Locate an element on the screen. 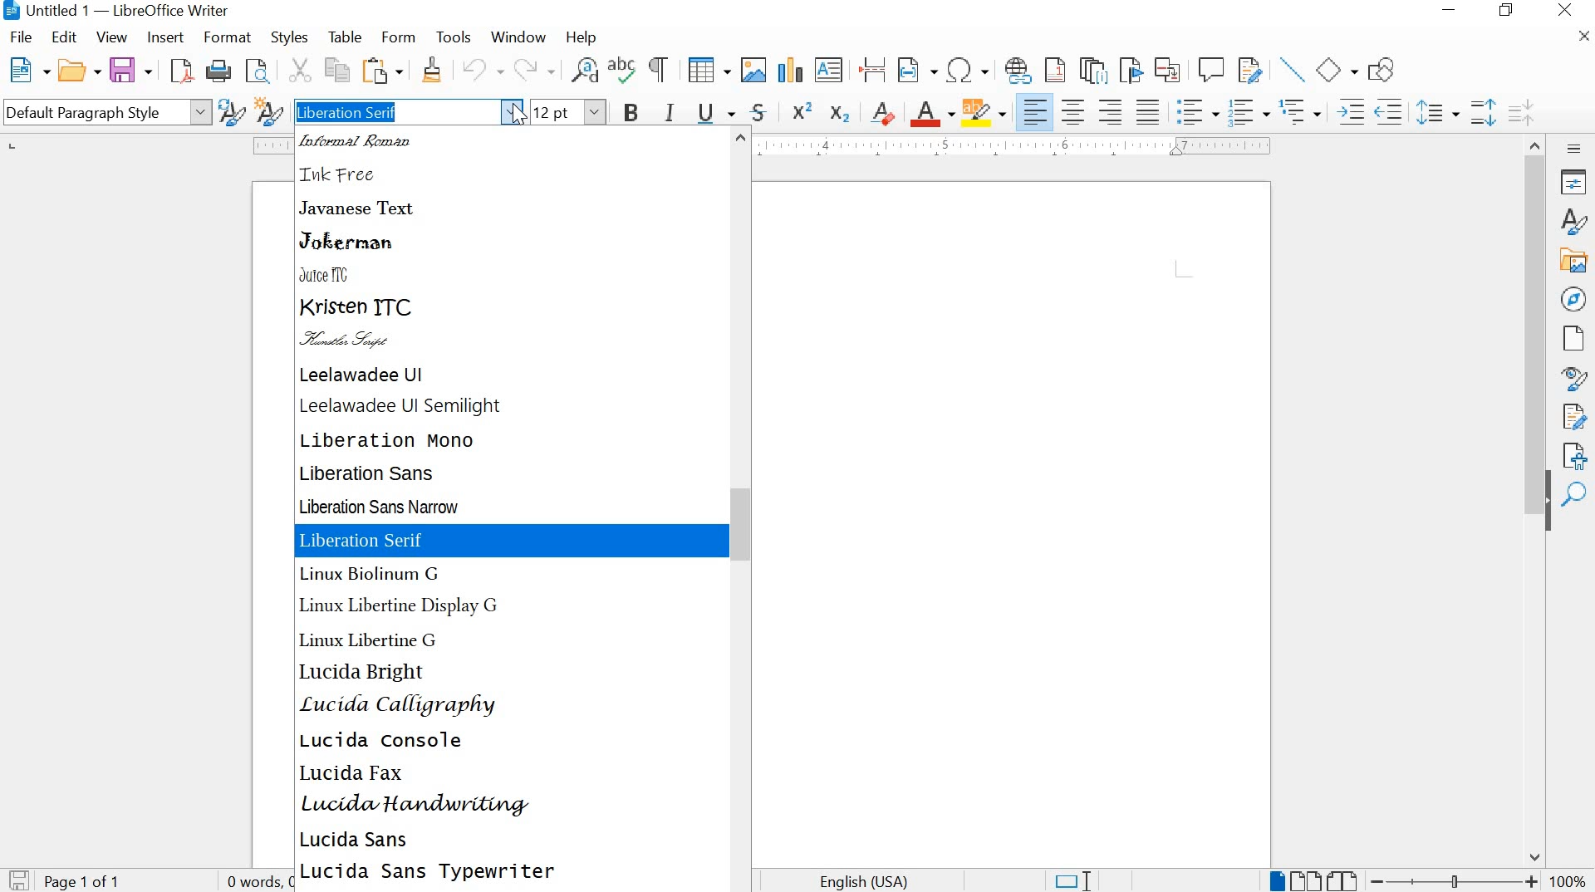  FONT SIZE is located at coordinates (569, 112).